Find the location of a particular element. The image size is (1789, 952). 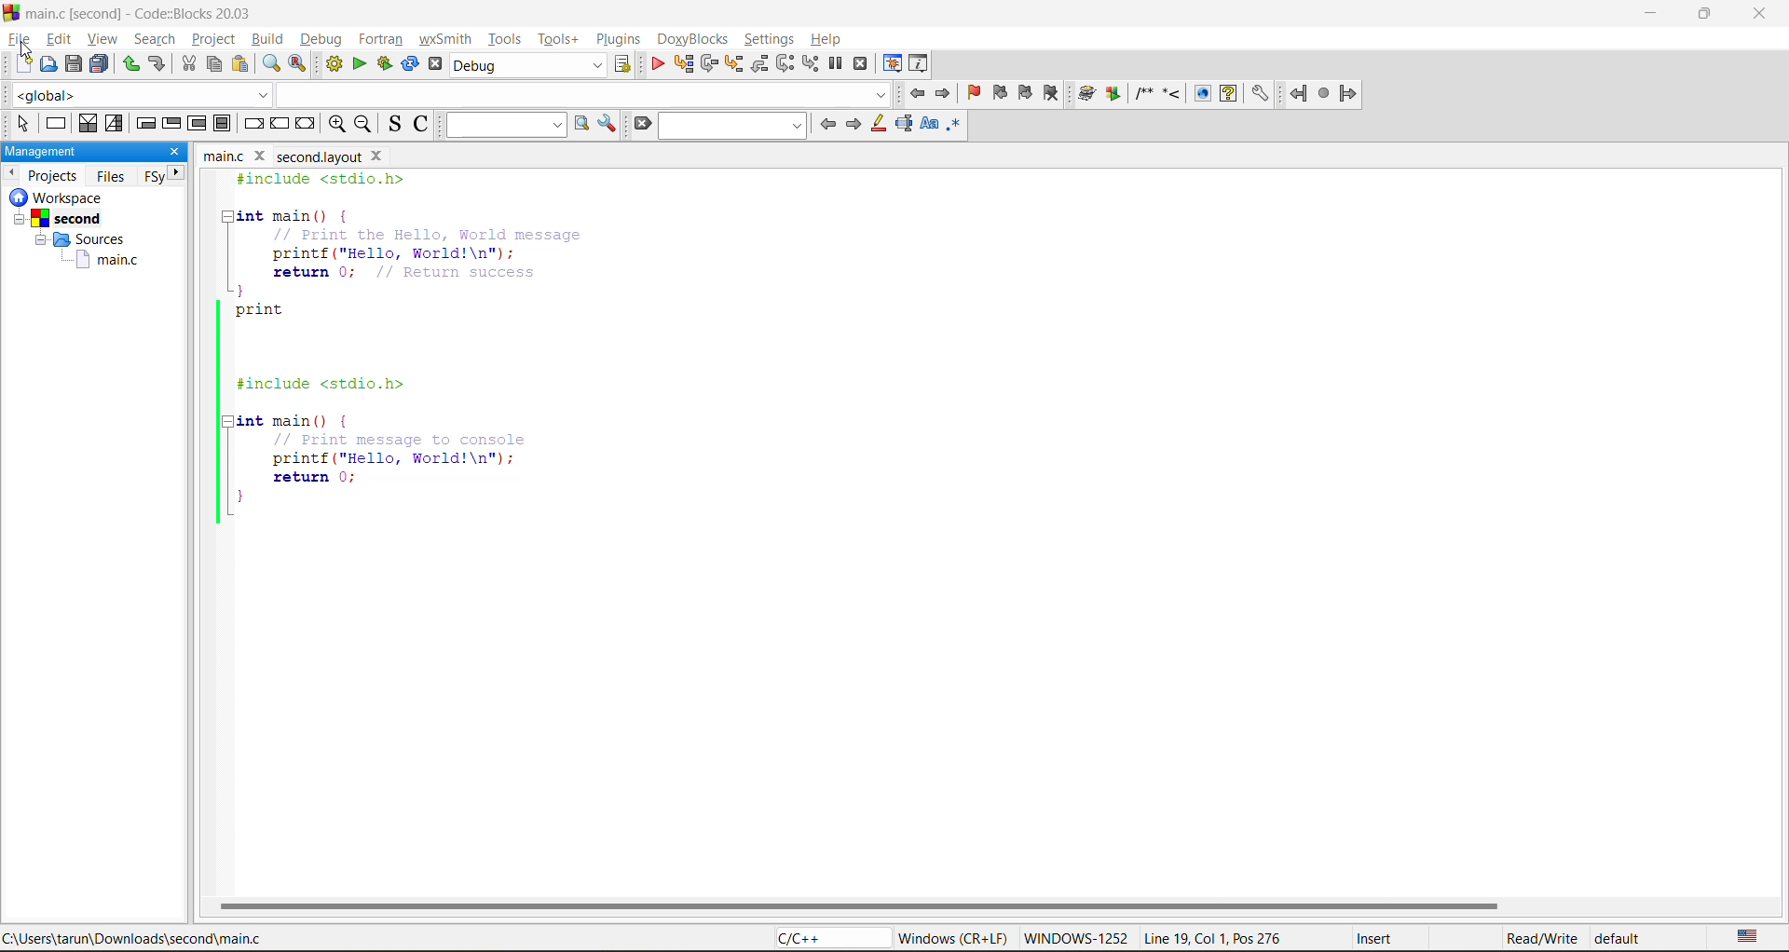

plugins is located at coordinates (621, 39).